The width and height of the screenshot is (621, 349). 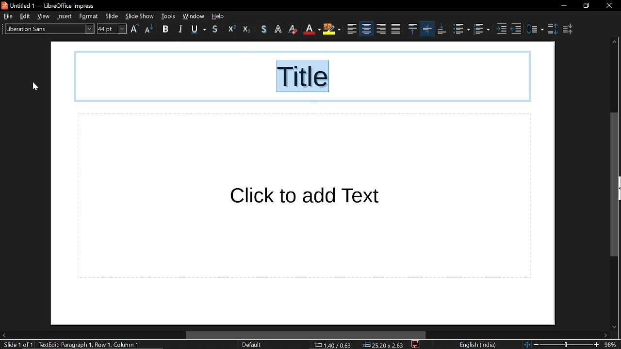 What do you see at coordinates (251, 345) in the screenshot?
I see `slide style` at bounding box center [251, 345].